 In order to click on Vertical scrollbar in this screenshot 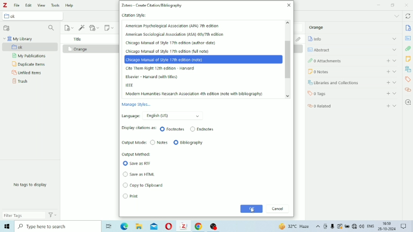, I will do `click(287, 61)`.